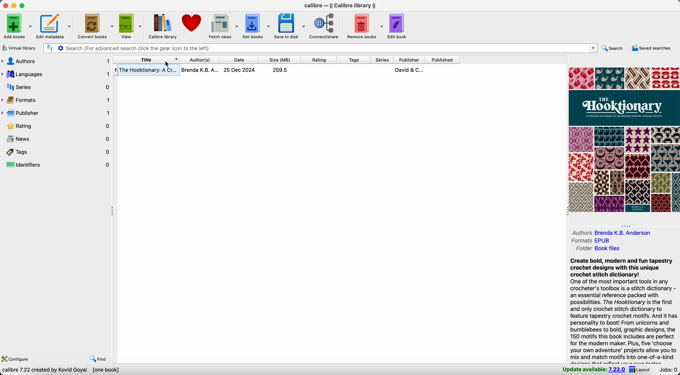 This screenshot has height=375, width=680. Describe the element at coordinates (340, 5) in the screenshot. I see `Calibre` at that location.